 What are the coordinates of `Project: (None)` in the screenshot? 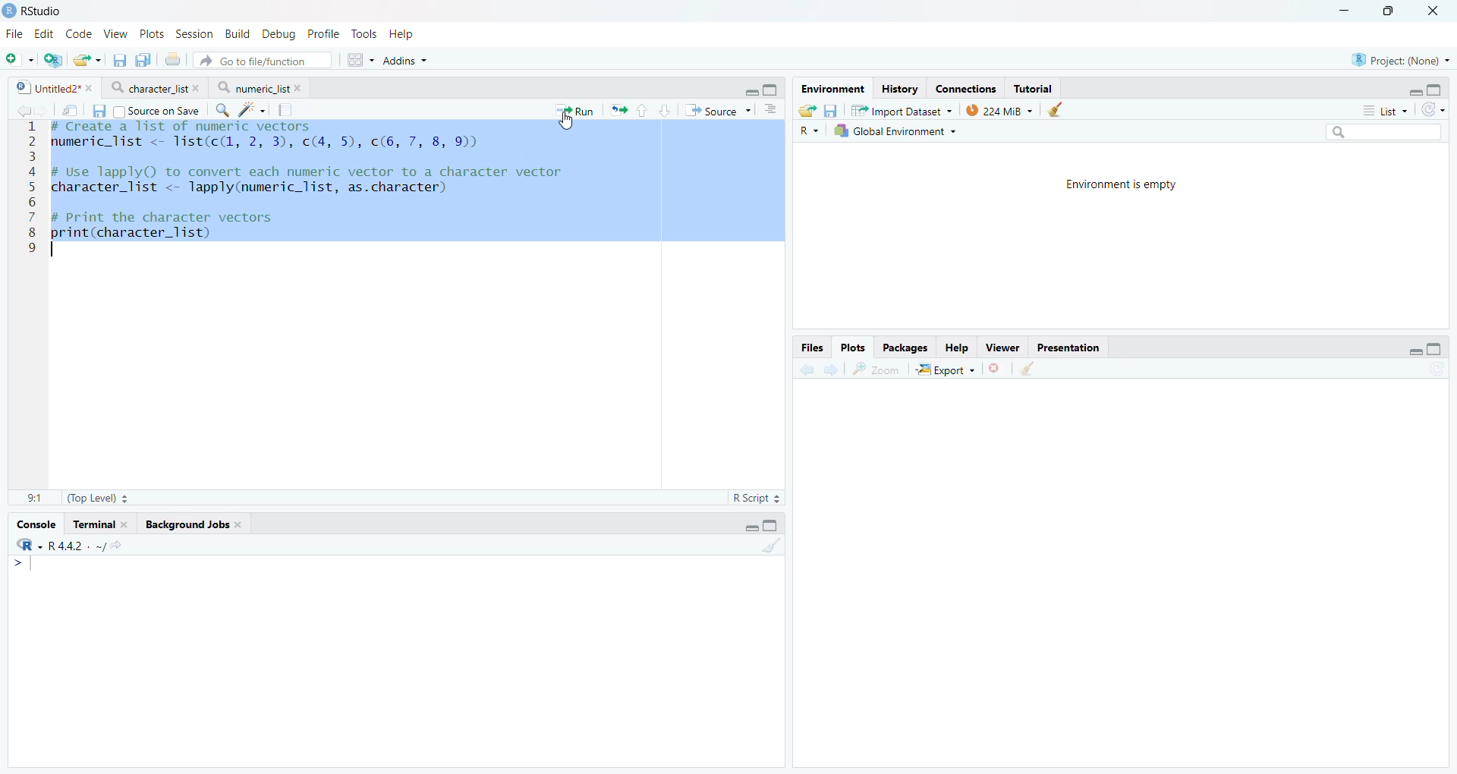 It's located at (1398, 59).